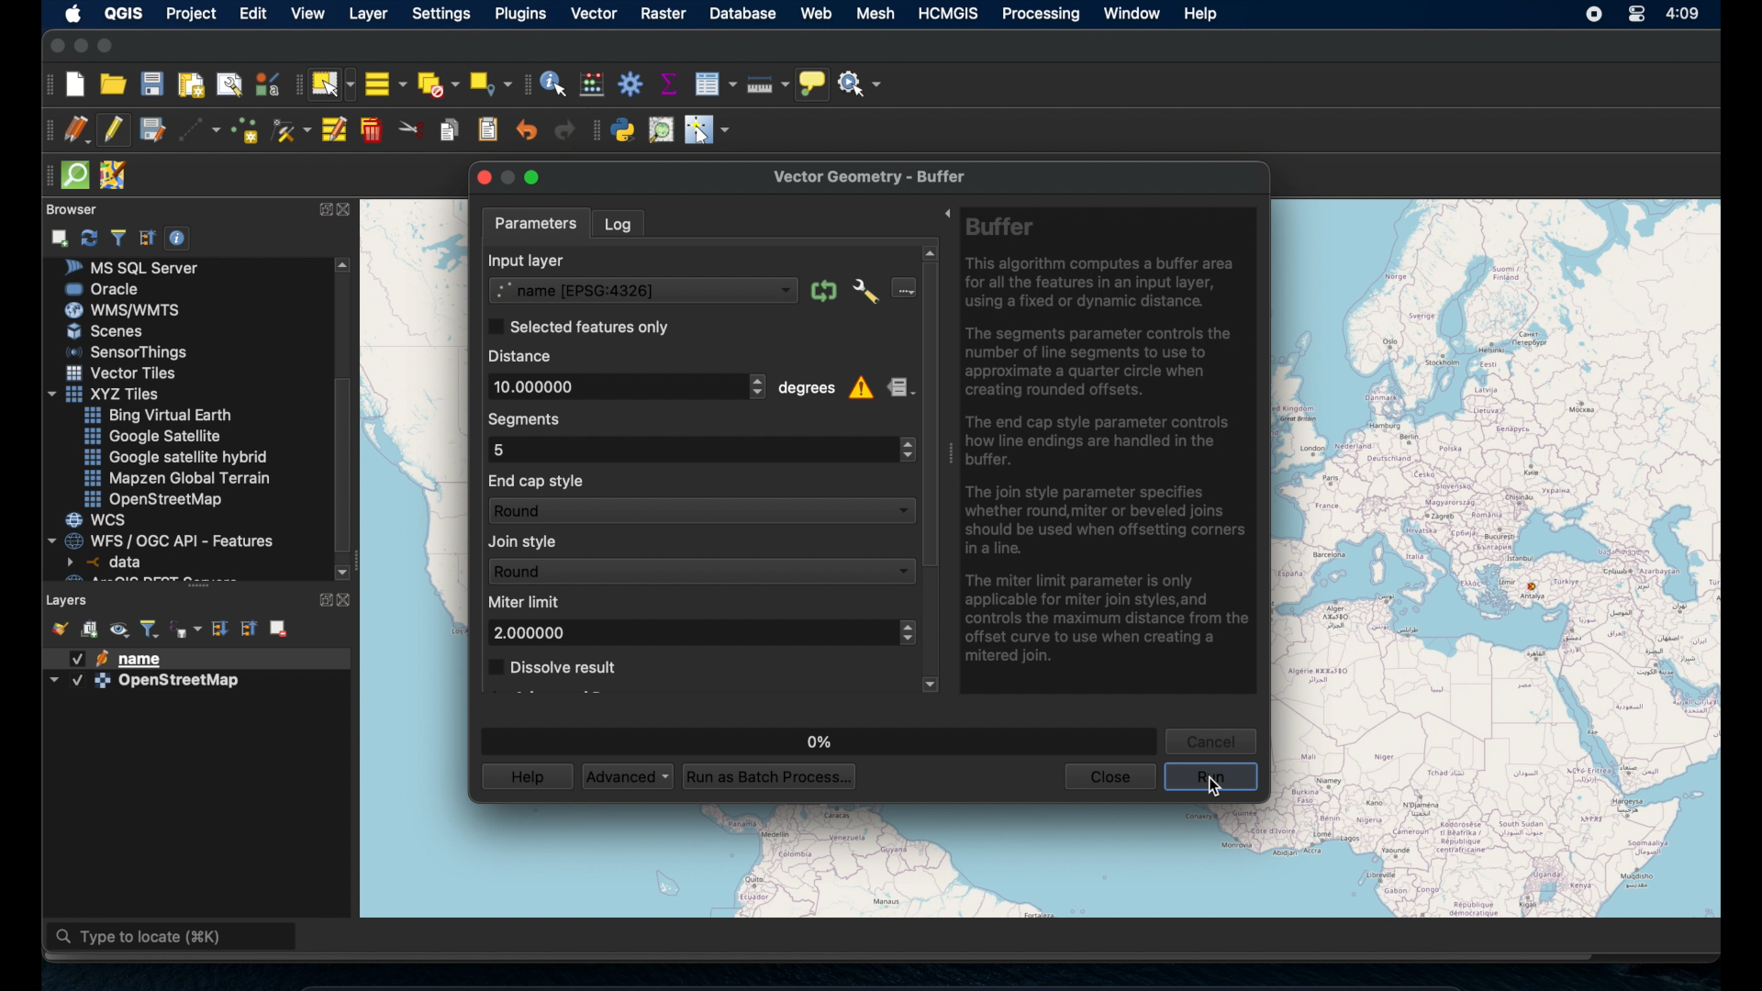  Describe the element at coordinates (323, 208) in the screenshot. I see `expand` at that location.